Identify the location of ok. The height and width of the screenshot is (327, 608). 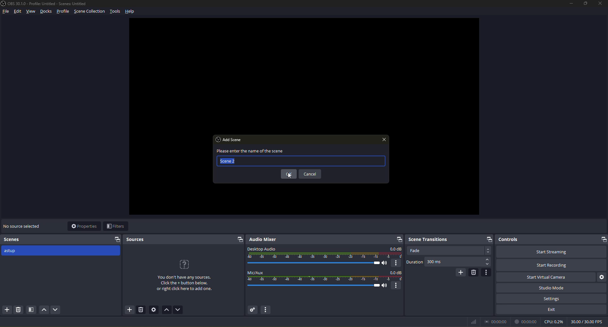
(289, 174).